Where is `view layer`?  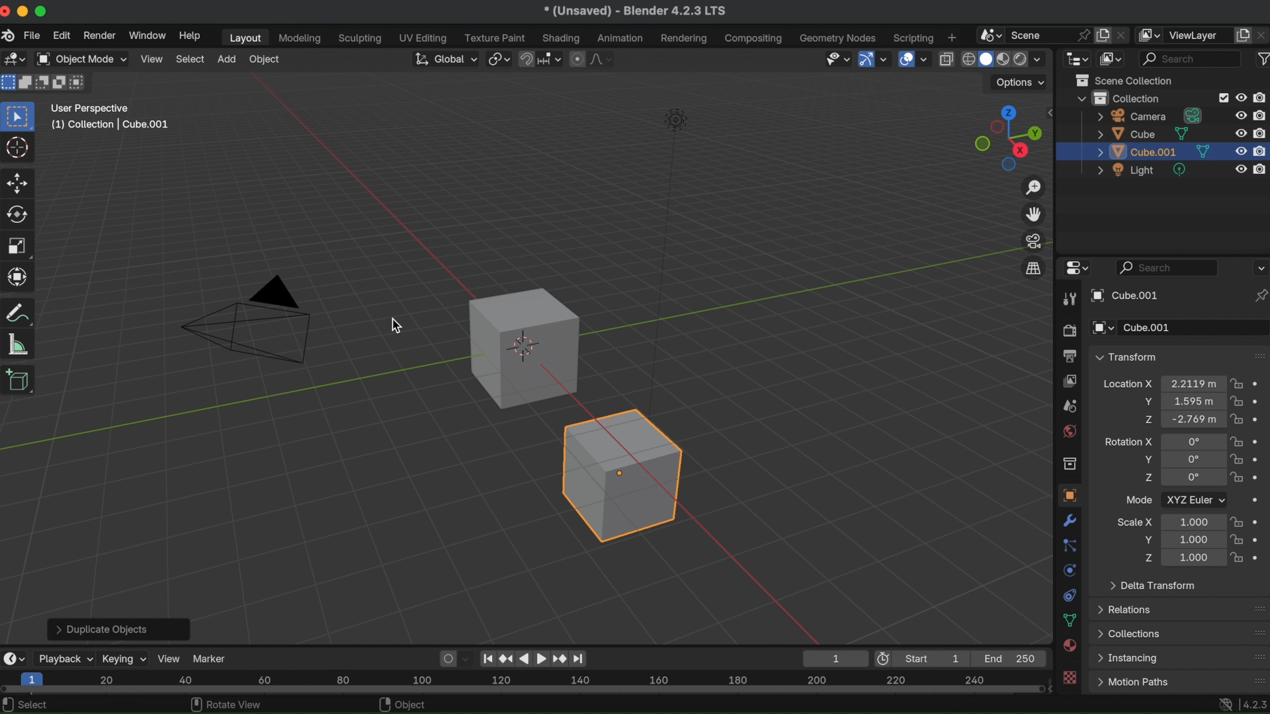 view layer is located at coordinates (1069, 380).